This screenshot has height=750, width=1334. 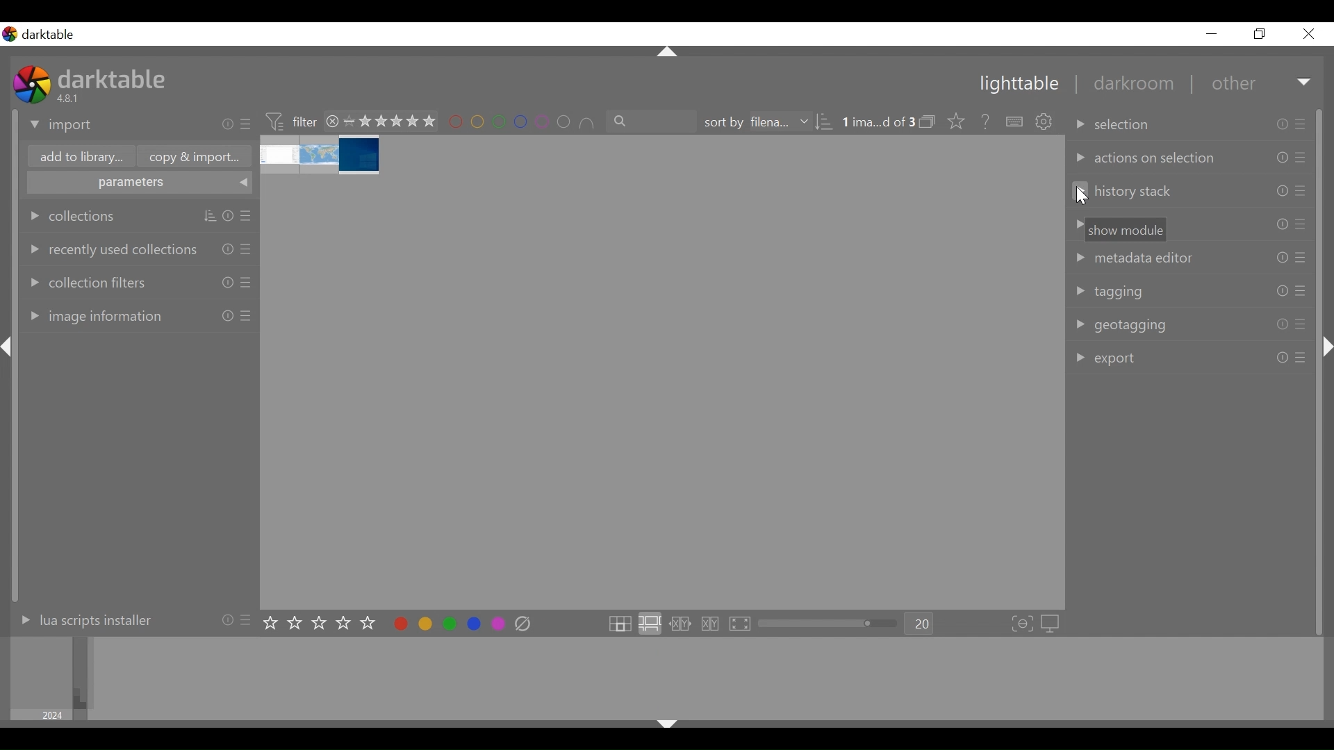 What do you see at coordinates (981, 122) in the screenshot?
I see `help` at bounding box center [981, 122].